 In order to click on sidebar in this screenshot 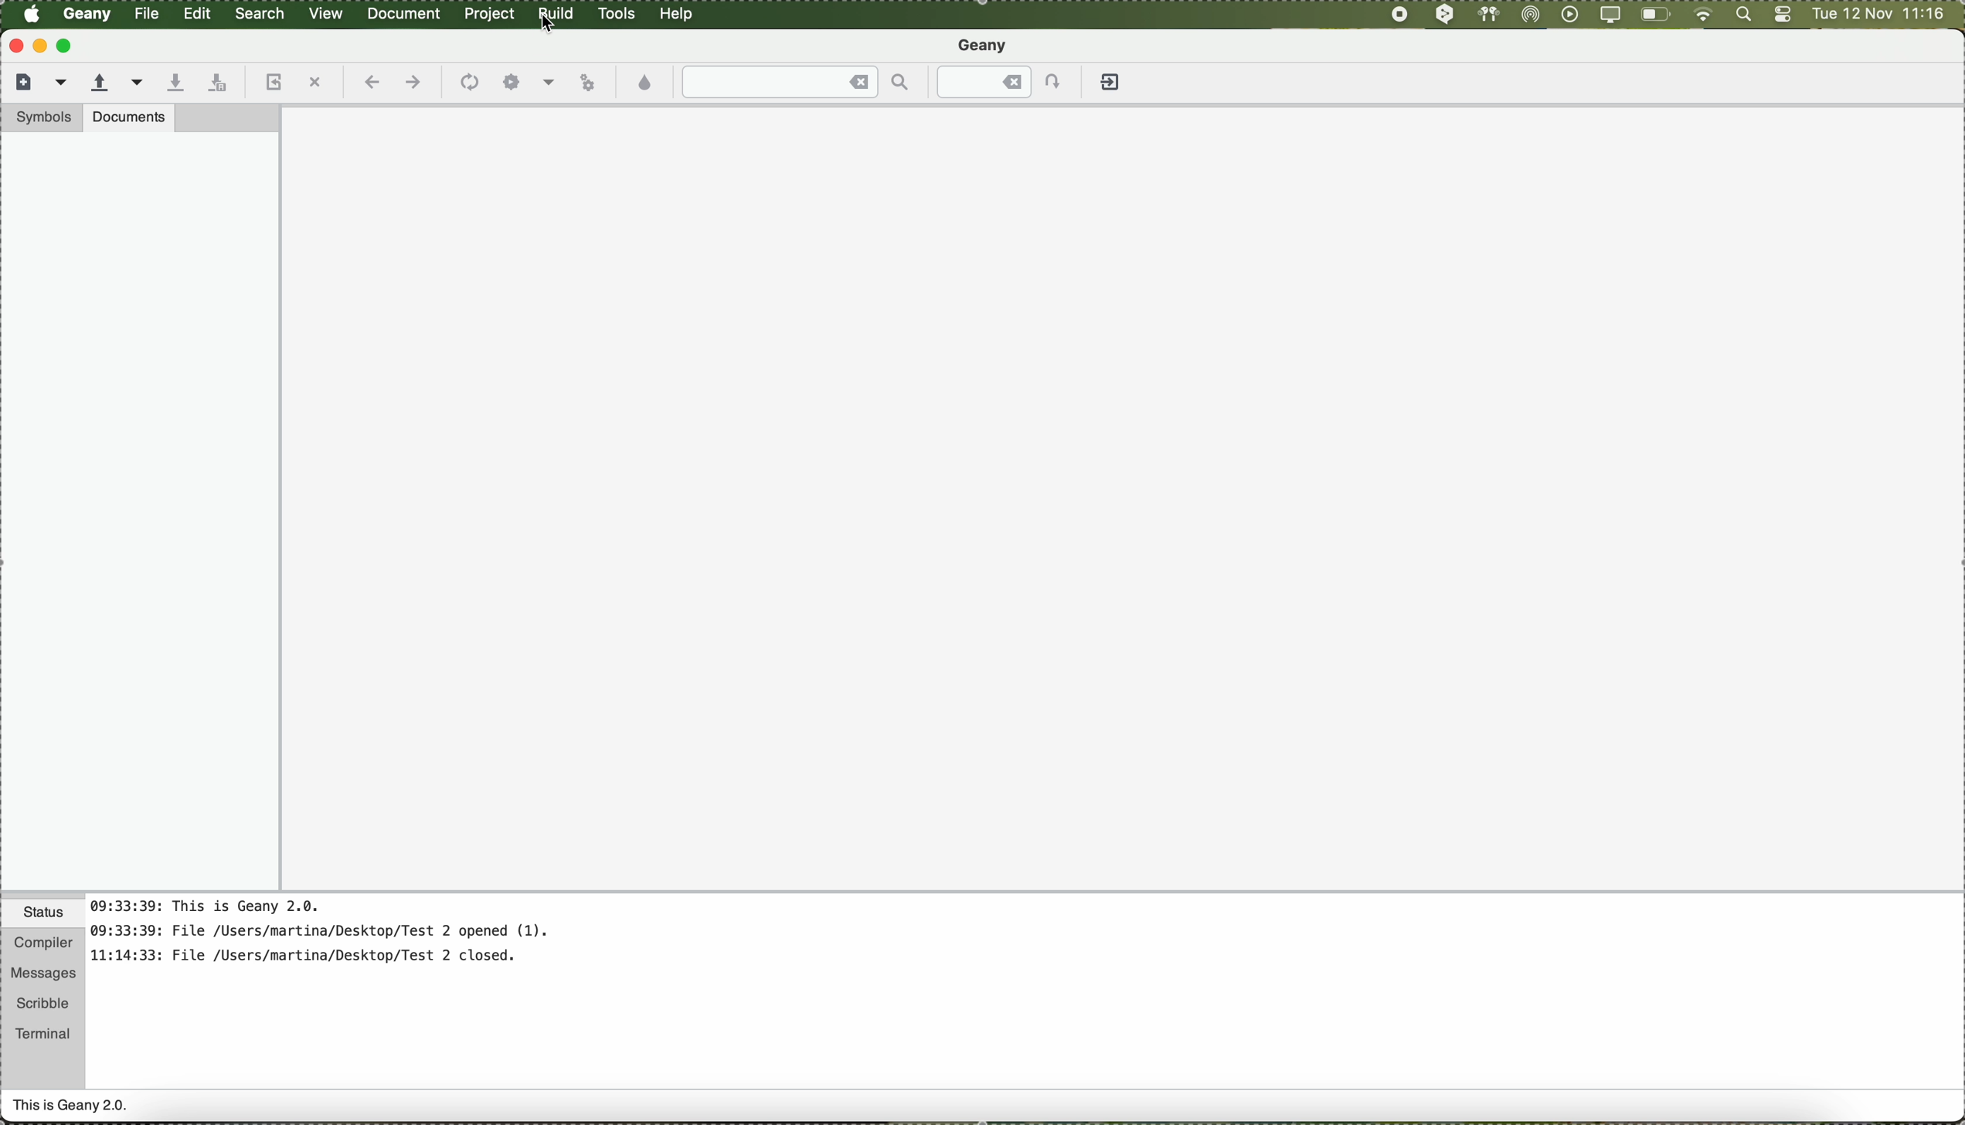, I will do `click(140, 511)`.